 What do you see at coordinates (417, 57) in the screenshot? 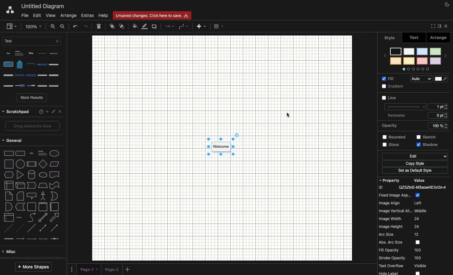
I see `Styles` at bounding box center [417, 57].